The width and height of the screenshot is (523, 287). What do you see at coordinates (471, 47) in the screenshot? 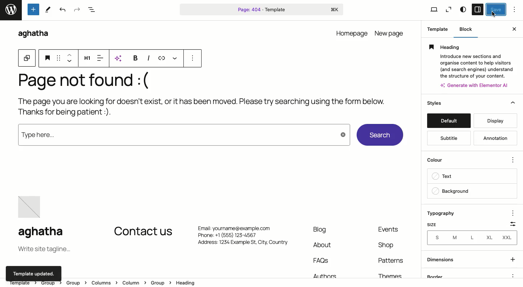
I see `Heading` at bounding box center [471, 47].